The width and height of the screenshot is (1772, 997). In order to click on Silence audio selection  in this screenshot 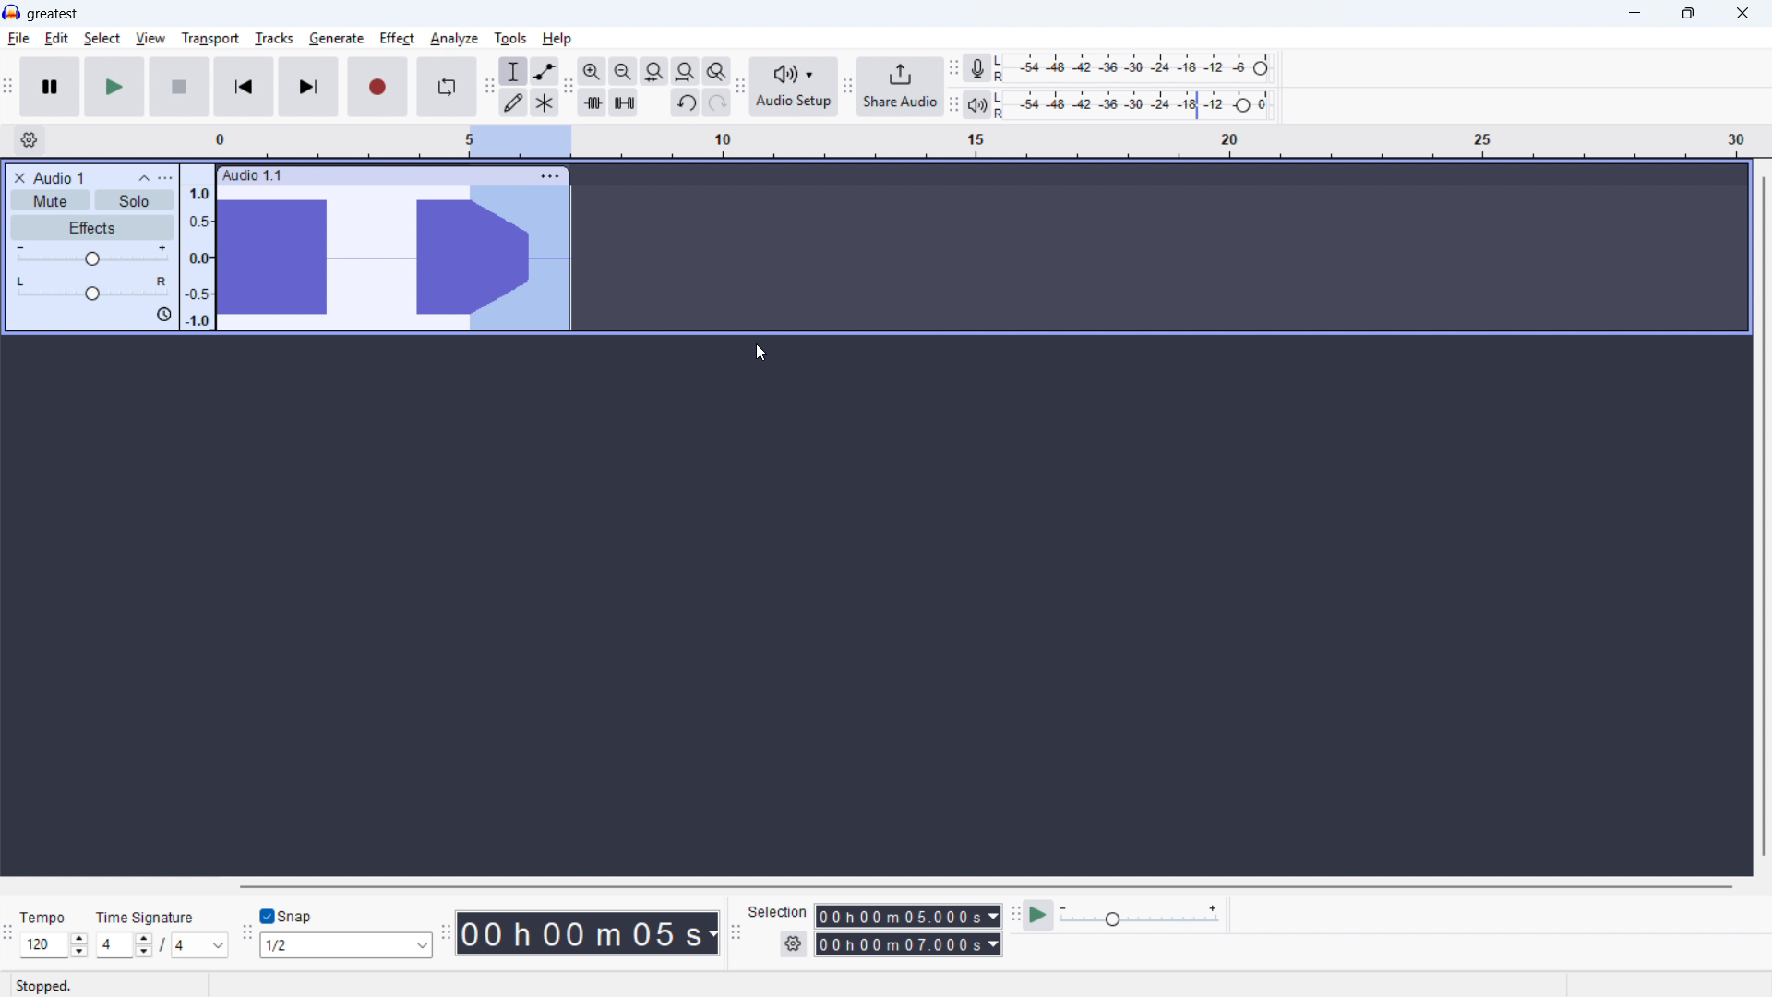, I will do `click(623, 102)`.